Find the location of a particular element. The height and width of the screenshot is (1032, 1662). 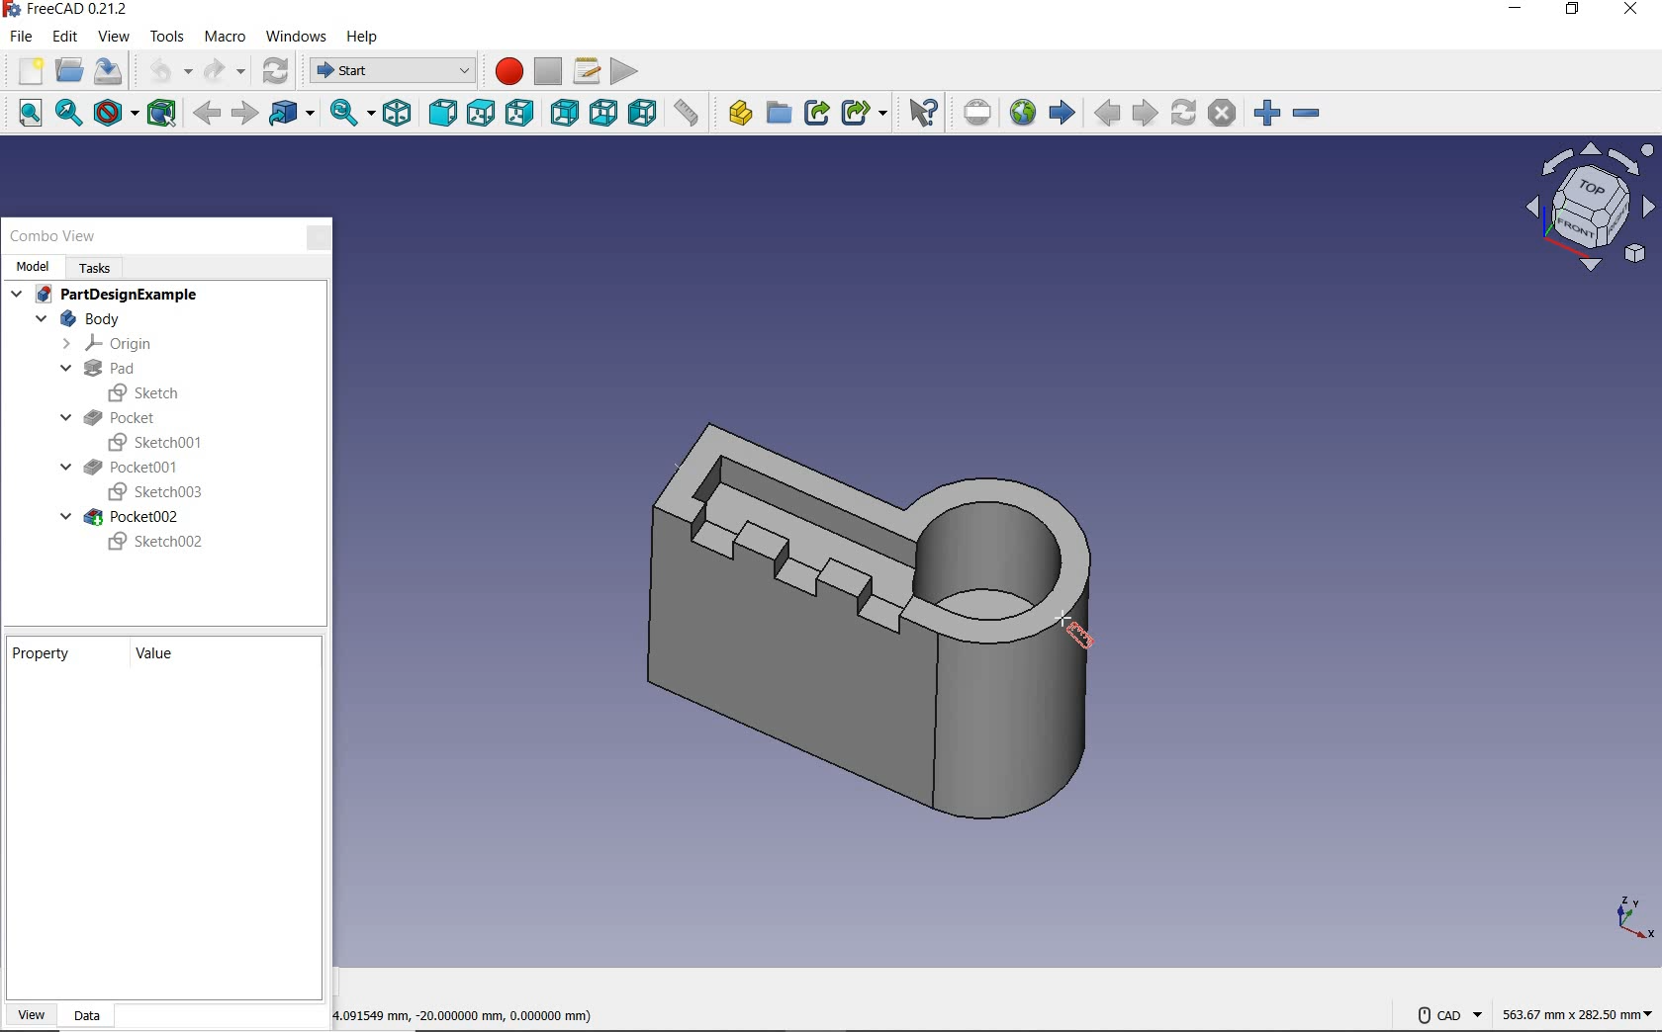

back is located at coordinates (208, 115).